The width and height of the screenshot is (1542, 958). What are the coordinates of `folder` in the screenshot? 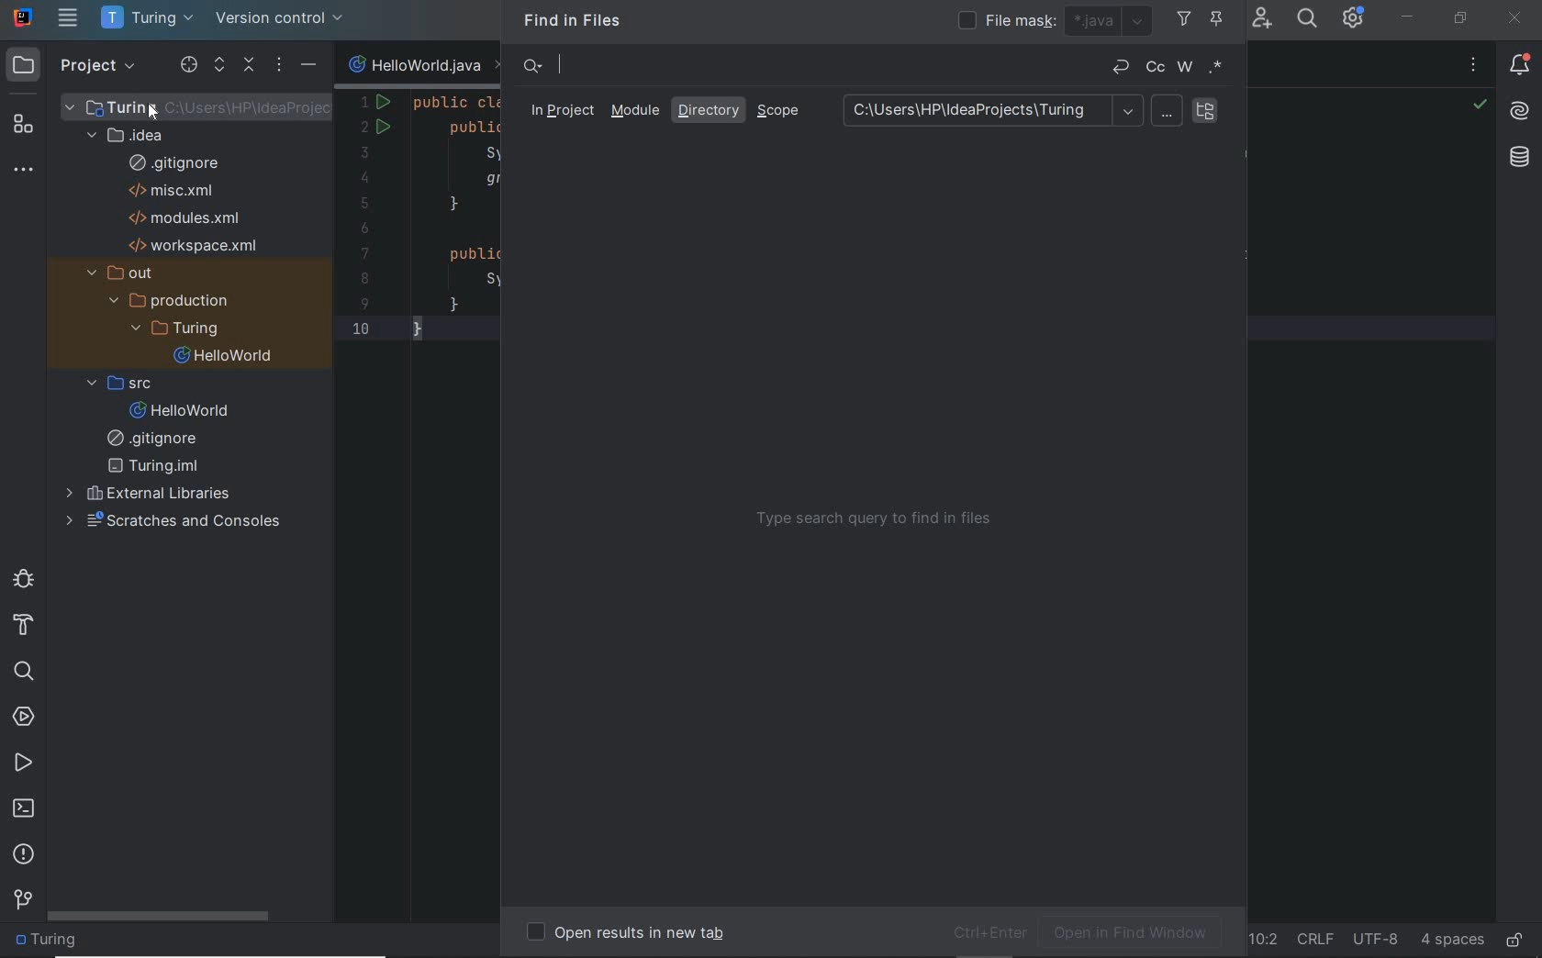 It's located at (55, 941).